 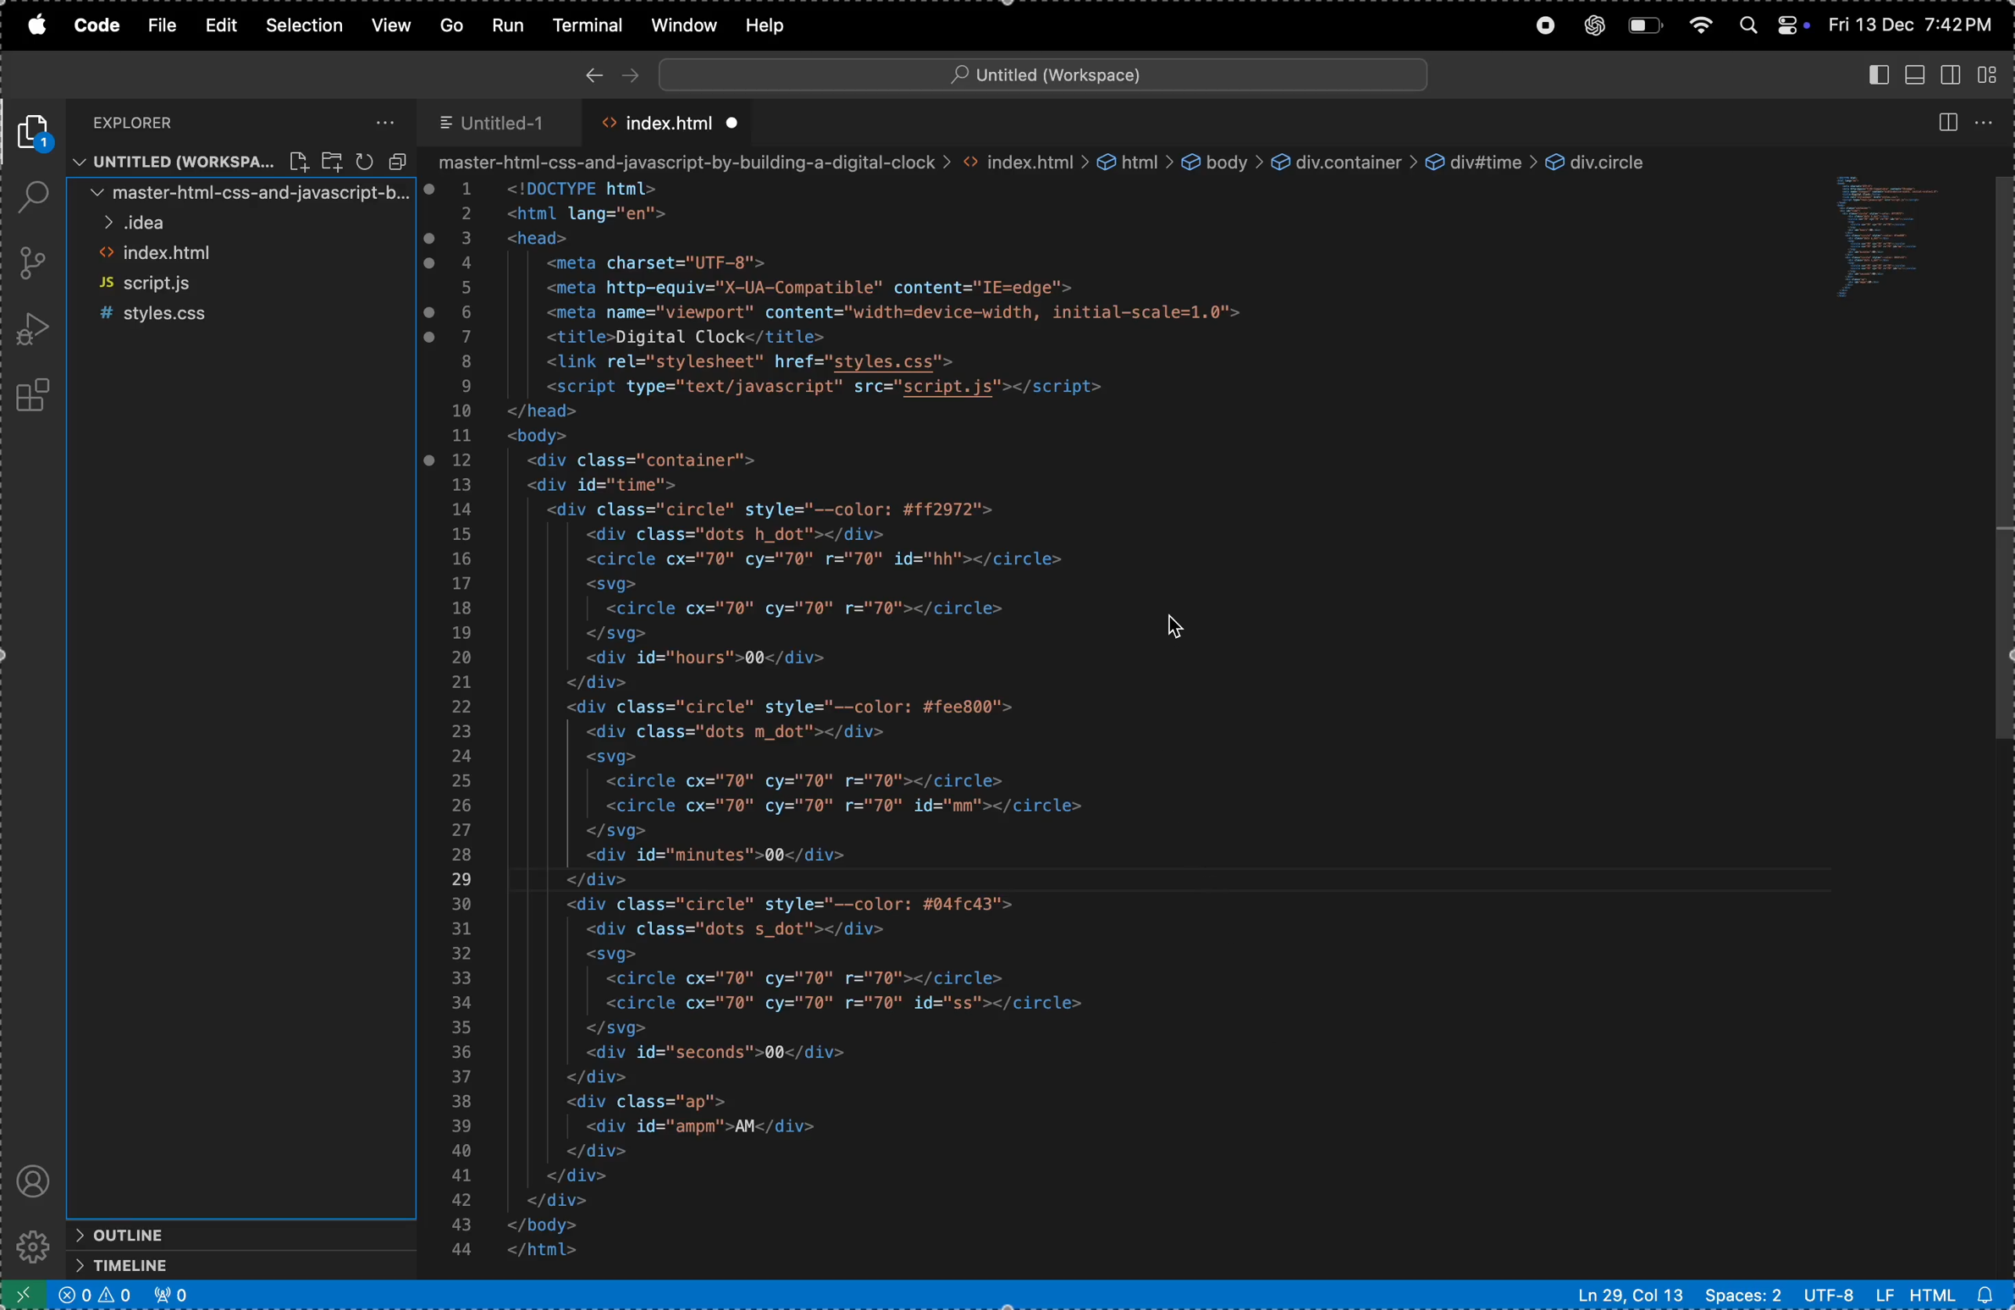 I want to click on html alert, so click(x=1959, y=1295).